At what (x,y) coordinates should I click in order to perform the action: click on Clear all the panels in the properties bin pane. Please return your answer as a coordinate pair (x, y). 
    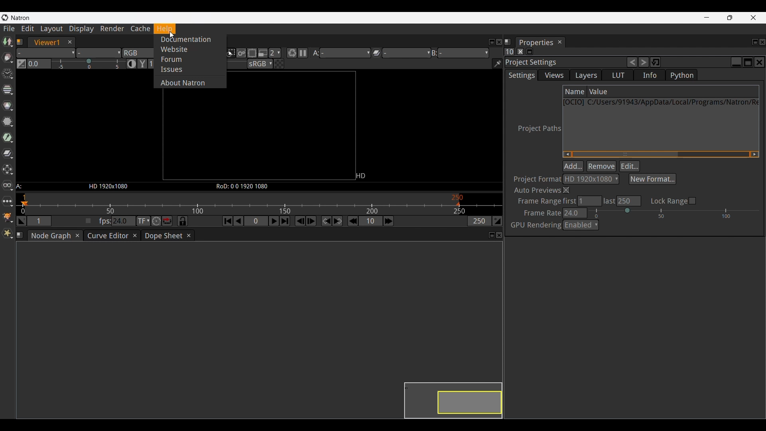
    Looking at the image, I should click on (520, 51).